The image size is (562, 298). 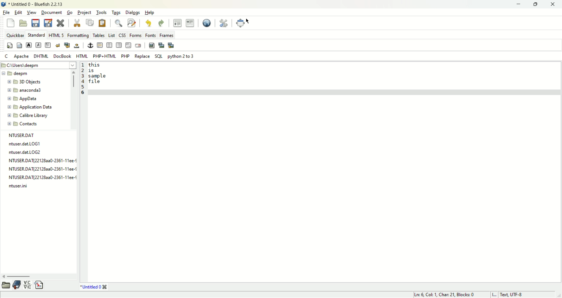 What do you see at coordinates (71, 12) in the screenshot?
I see `go` at bounding box center [71, 12].